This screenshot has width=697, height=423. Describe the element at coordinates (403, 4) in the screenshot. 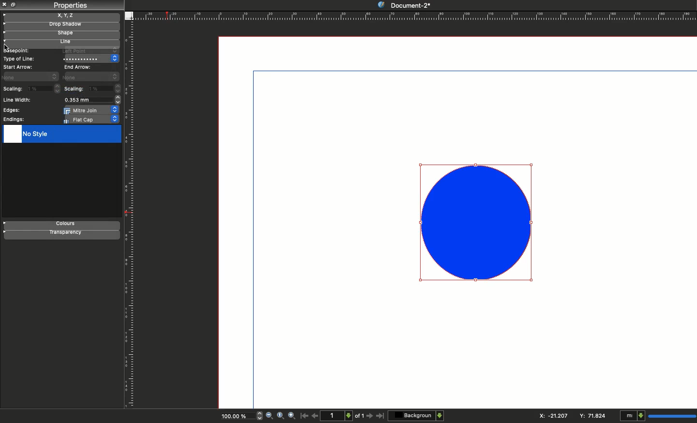

I see `Document-2*` at that location.